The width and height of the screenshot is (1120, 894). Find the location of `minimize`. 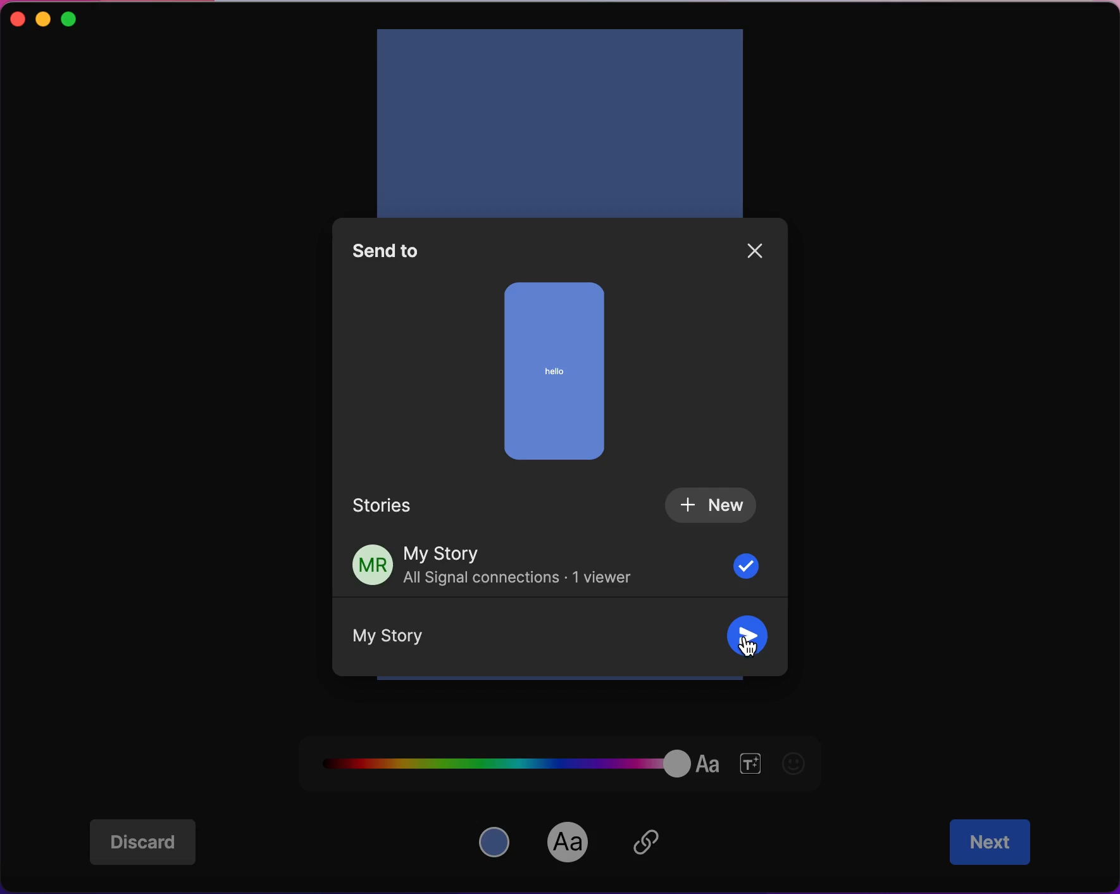

minimize is located at coordinates (44, 19).